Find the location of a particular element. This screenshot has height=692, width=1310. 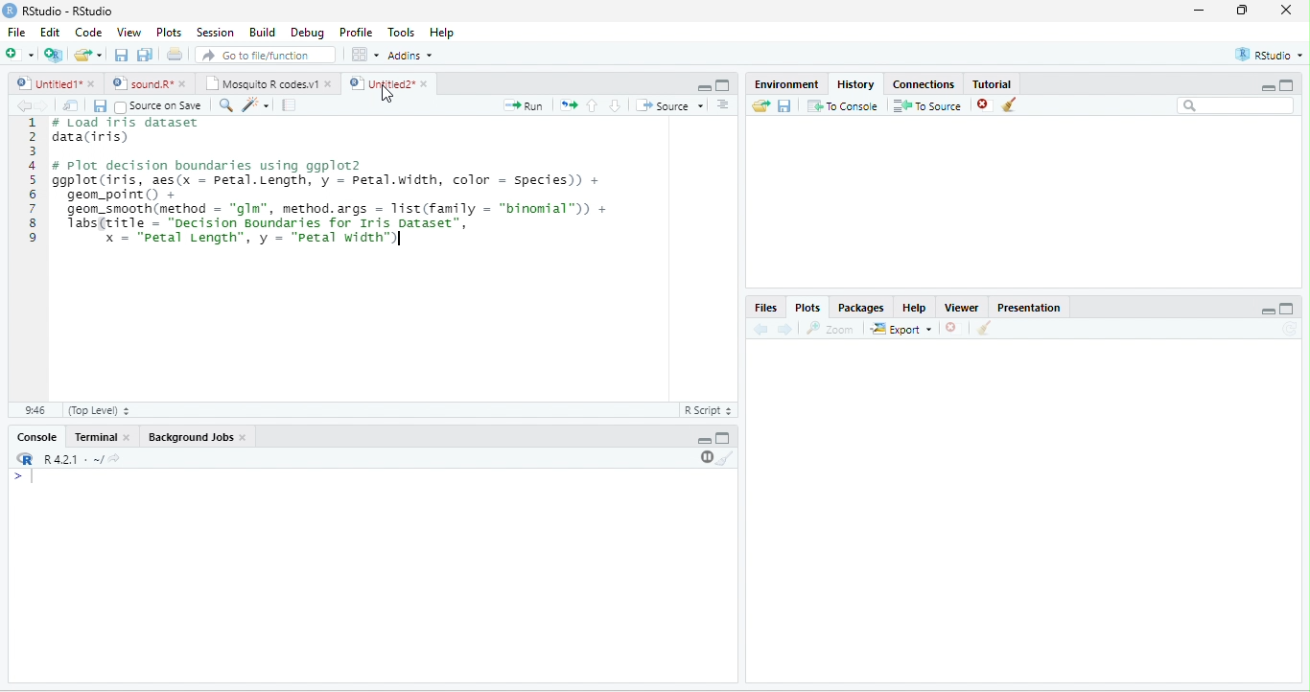

File is located at coordinates (16, 32).